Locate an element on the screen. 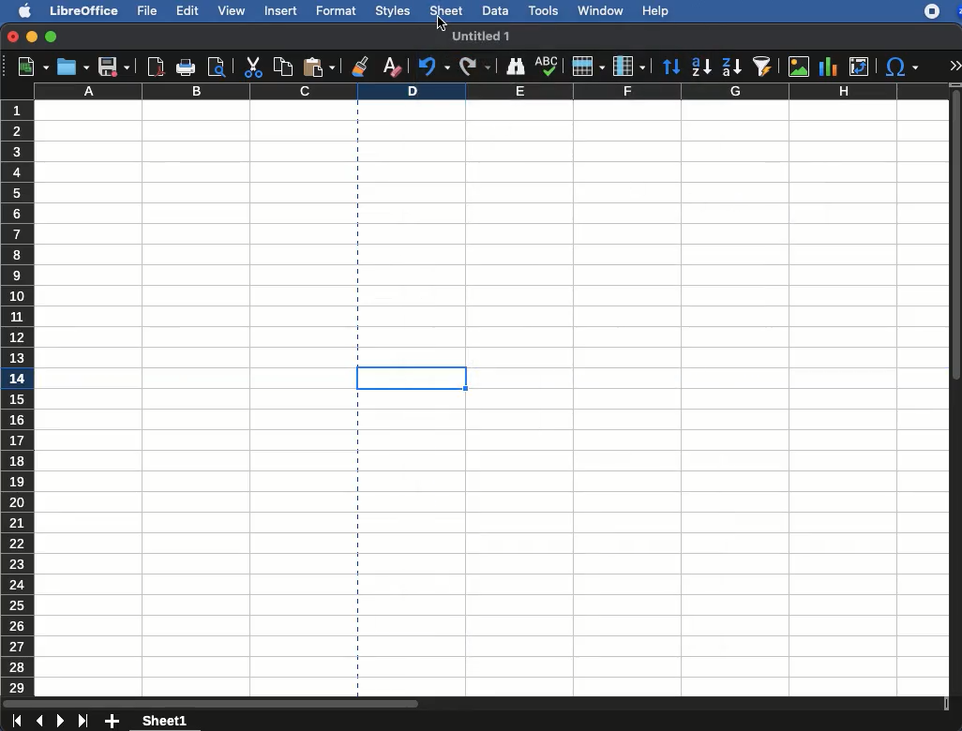  styles is located at coordinates (394, 10).